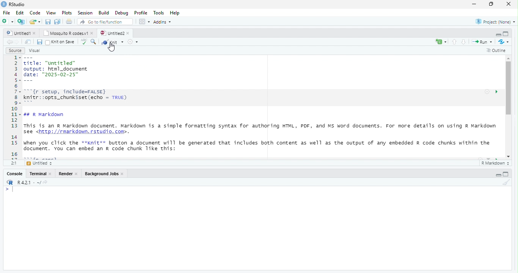  What do you see at coordinates (483, 42) in the screenshot?
I see `Run` at bounding box center [483, 42].